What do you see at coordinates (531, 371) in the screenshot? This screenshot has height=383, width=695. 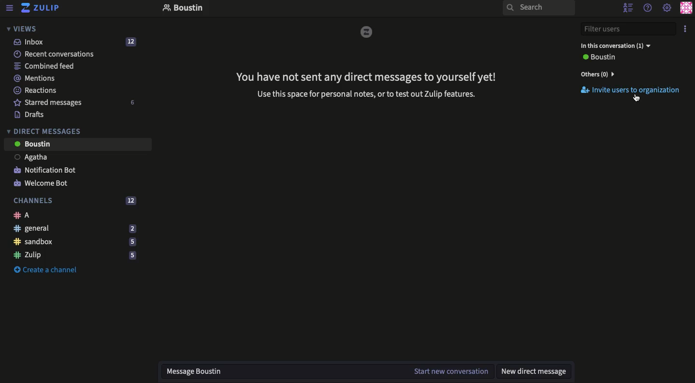 I see `New DM` at bounding box center [531, 371].